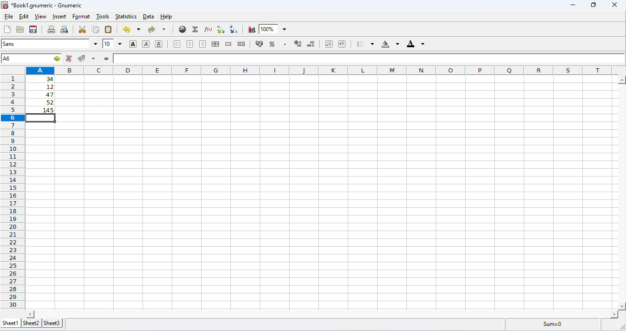  I want to click on align center, so click(190, 44).